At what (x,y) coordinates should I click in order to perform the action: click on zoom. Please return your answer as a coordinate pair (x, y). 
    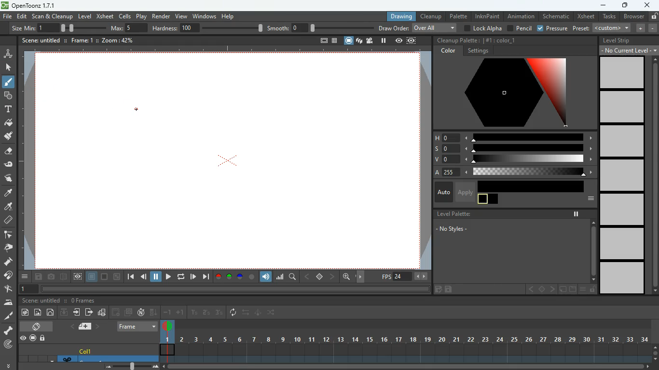
    Looking at the image, I should click on (346, 277).